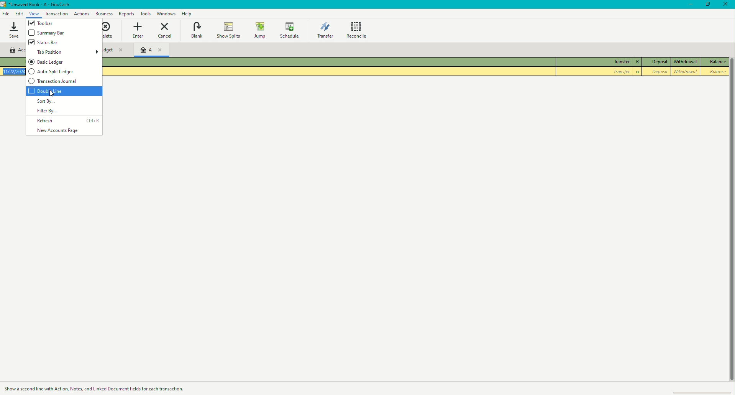 The width and height of the screenshot is (735, 395). What do you see at coordinates (324, 30) in the screenshot?
I see `Transfer` at bounding box center [324, 30].